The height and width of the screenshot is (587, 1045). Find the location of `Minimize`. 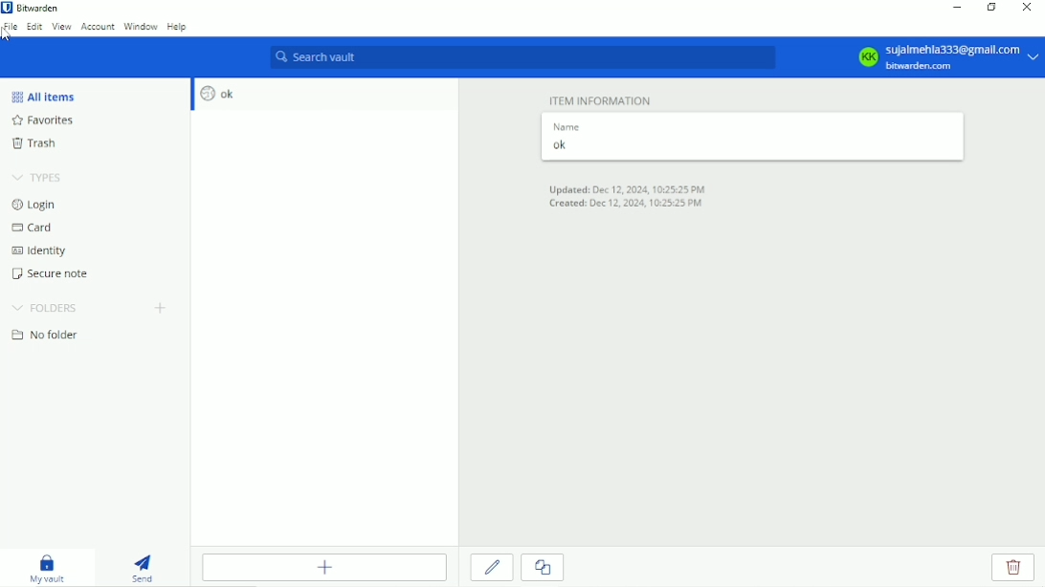

Minimize is located at coordinates (954, 8).